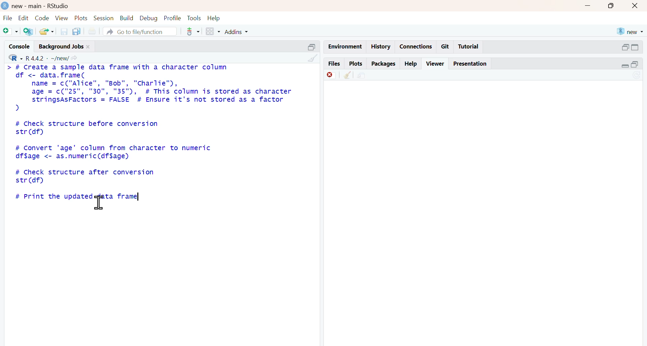 This screenshot has width=647, height=346. What do you see at coordinates (335, 64) in the screenshot?
I see `files` at bounding box center [335, 64].